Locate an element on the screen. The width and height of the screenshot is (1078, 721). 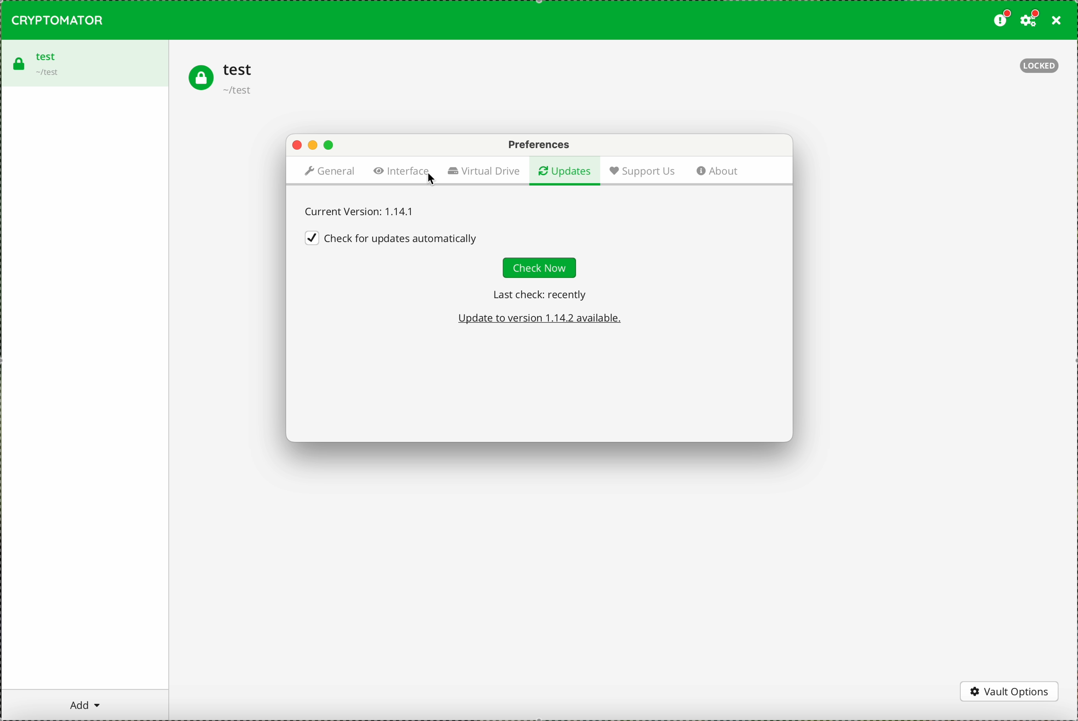
click on settings is located at coordinates (1031, 21).